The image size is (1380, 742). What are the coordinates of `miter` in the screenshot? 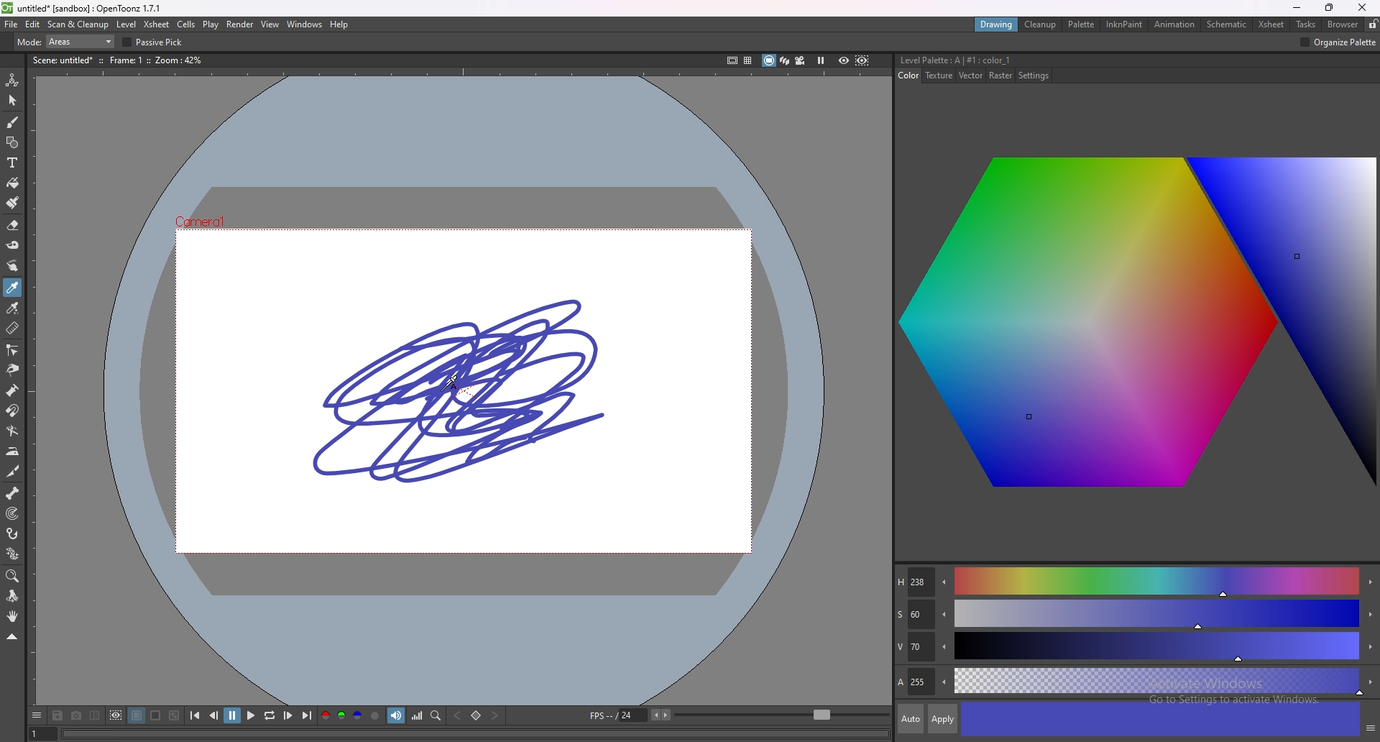 It's located at (1172, 41).